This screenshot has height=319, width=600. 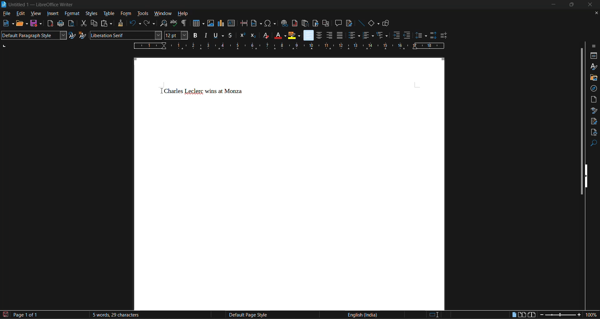 I want to click on click to save, so click(x=6, y=315).